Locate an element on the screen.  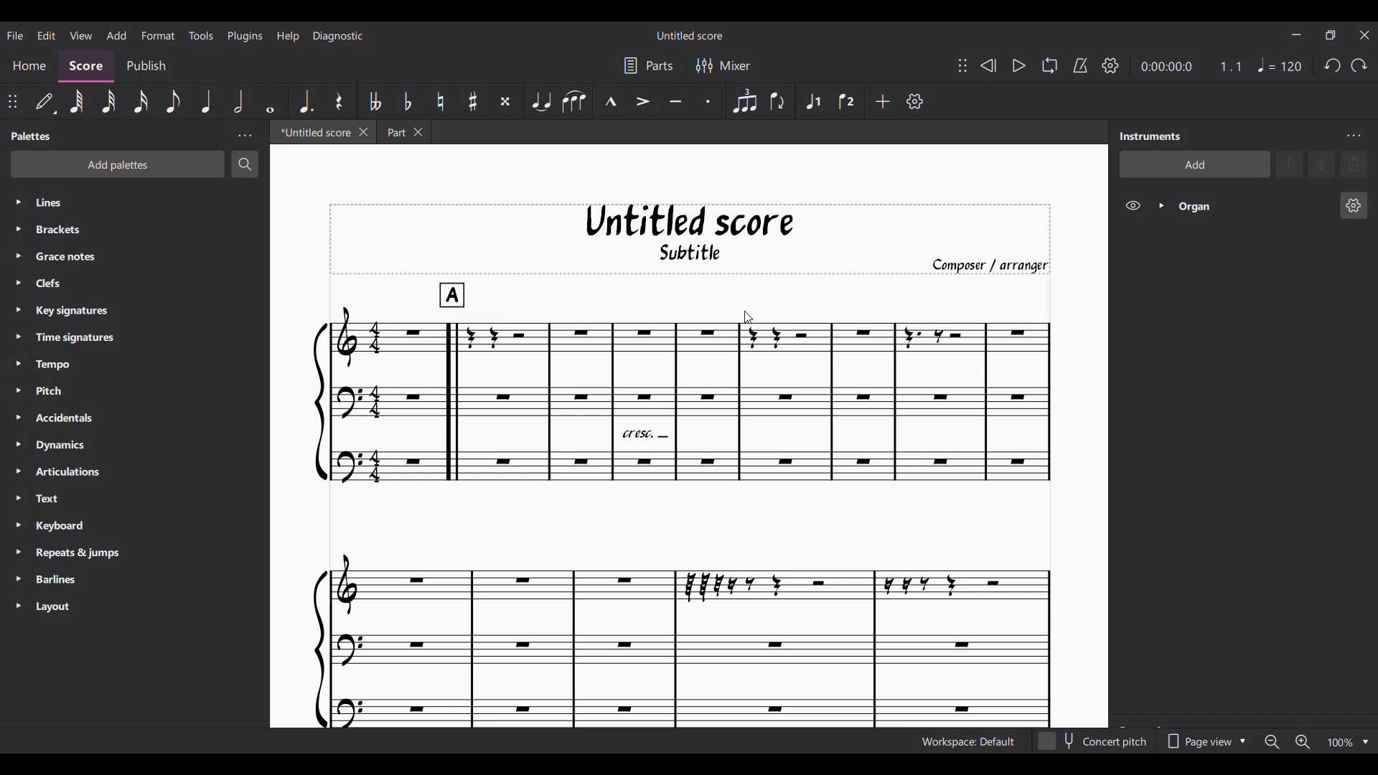
Toggle natural is located at coordinates (440, 102).